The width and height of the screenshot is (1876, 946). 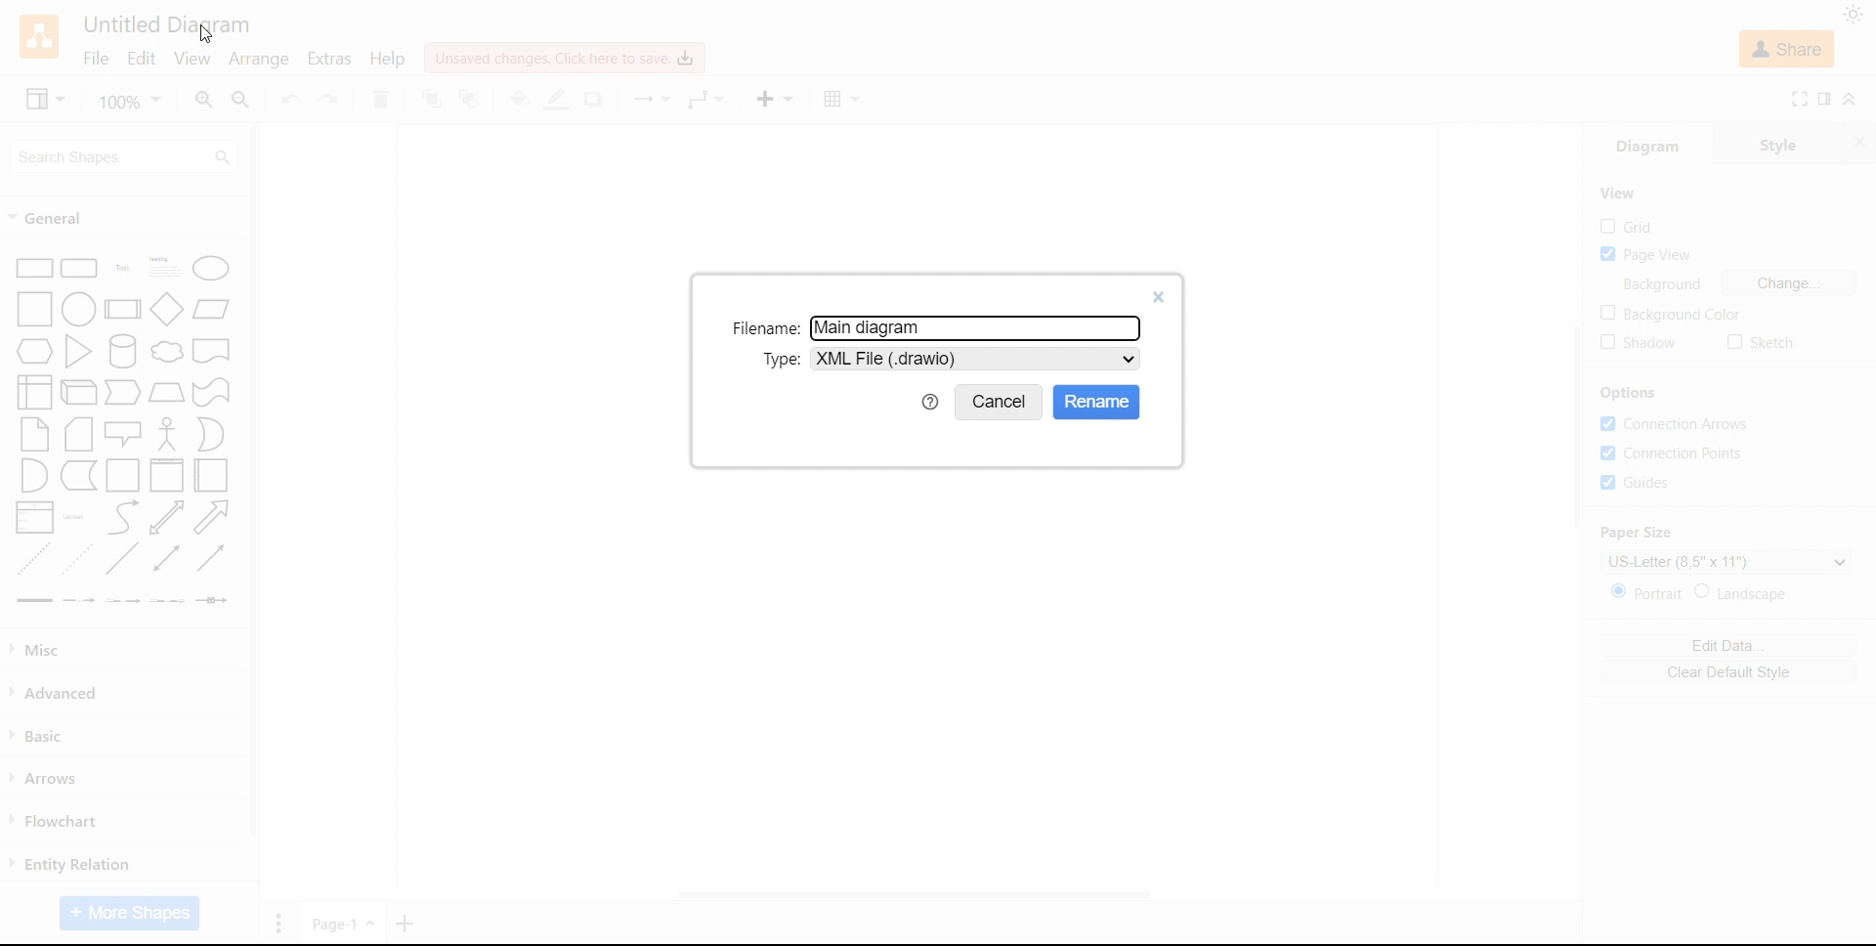 What do you see at coordinates (873, 329) in the screenshot?
I see `New file name ` at bounding box center [873, 329].